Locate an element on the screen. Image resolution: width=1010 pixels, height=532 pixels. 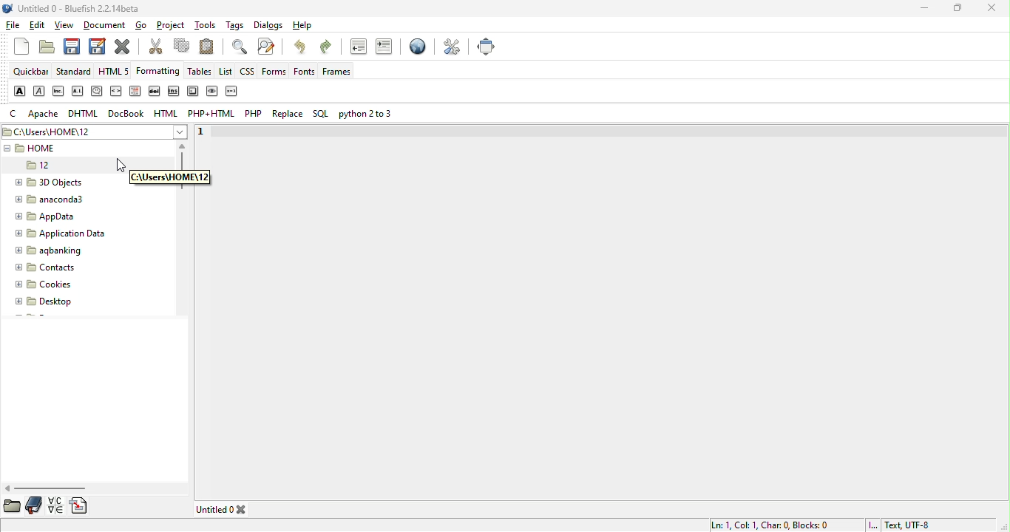
unindent is located at coordinates (359, 49).